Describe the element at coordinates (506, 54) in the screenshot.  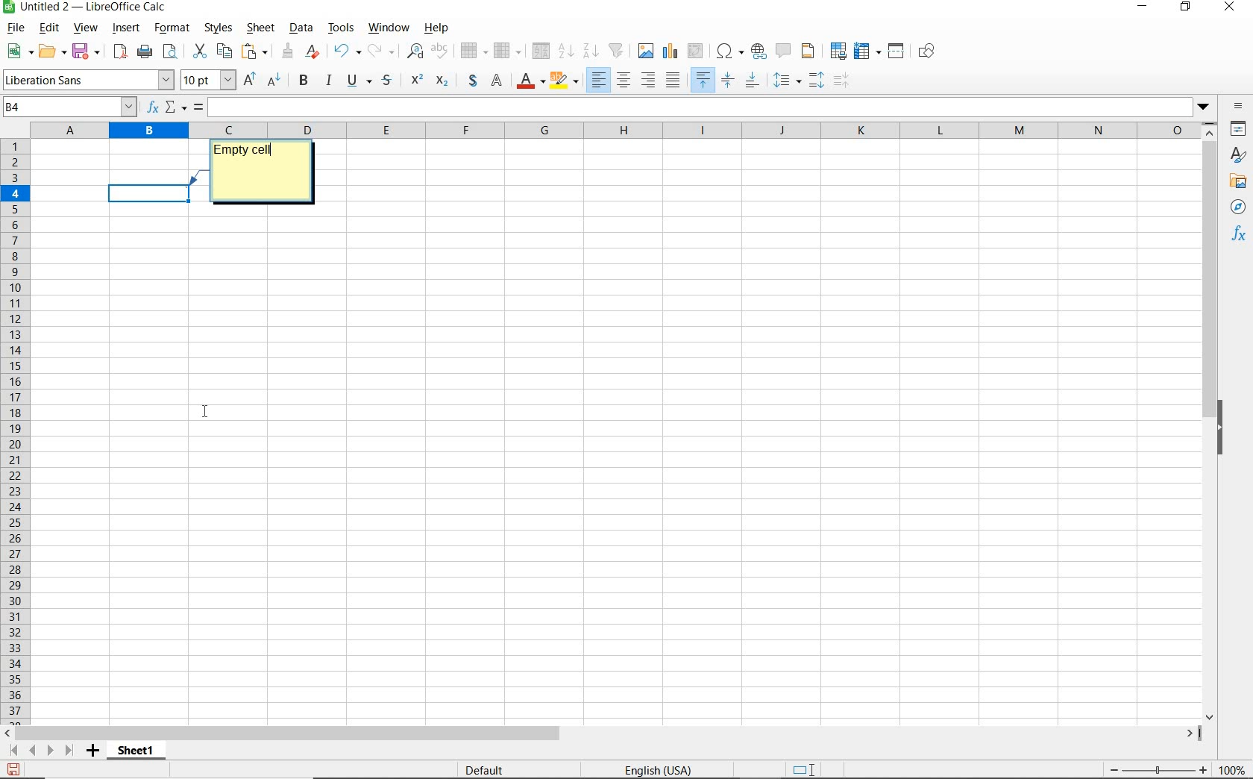
I see `column` at that location.